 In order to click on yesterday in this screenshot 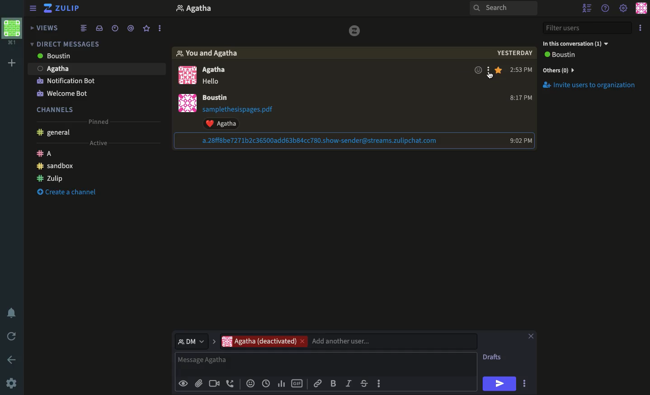, I will do `click(515, 54)`.